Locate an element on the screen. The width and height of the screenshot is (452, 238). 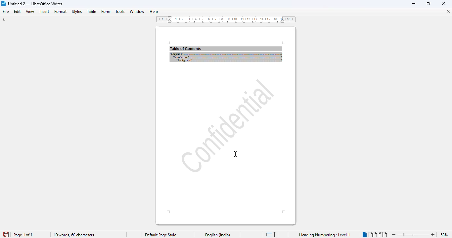
heading numbering: level 1 is located at coordinates (325, 235).